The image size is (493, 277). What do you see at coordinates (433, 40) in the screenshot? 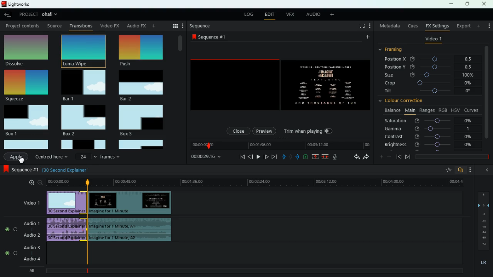
I see `video 1` at bounding box center [433, 40].